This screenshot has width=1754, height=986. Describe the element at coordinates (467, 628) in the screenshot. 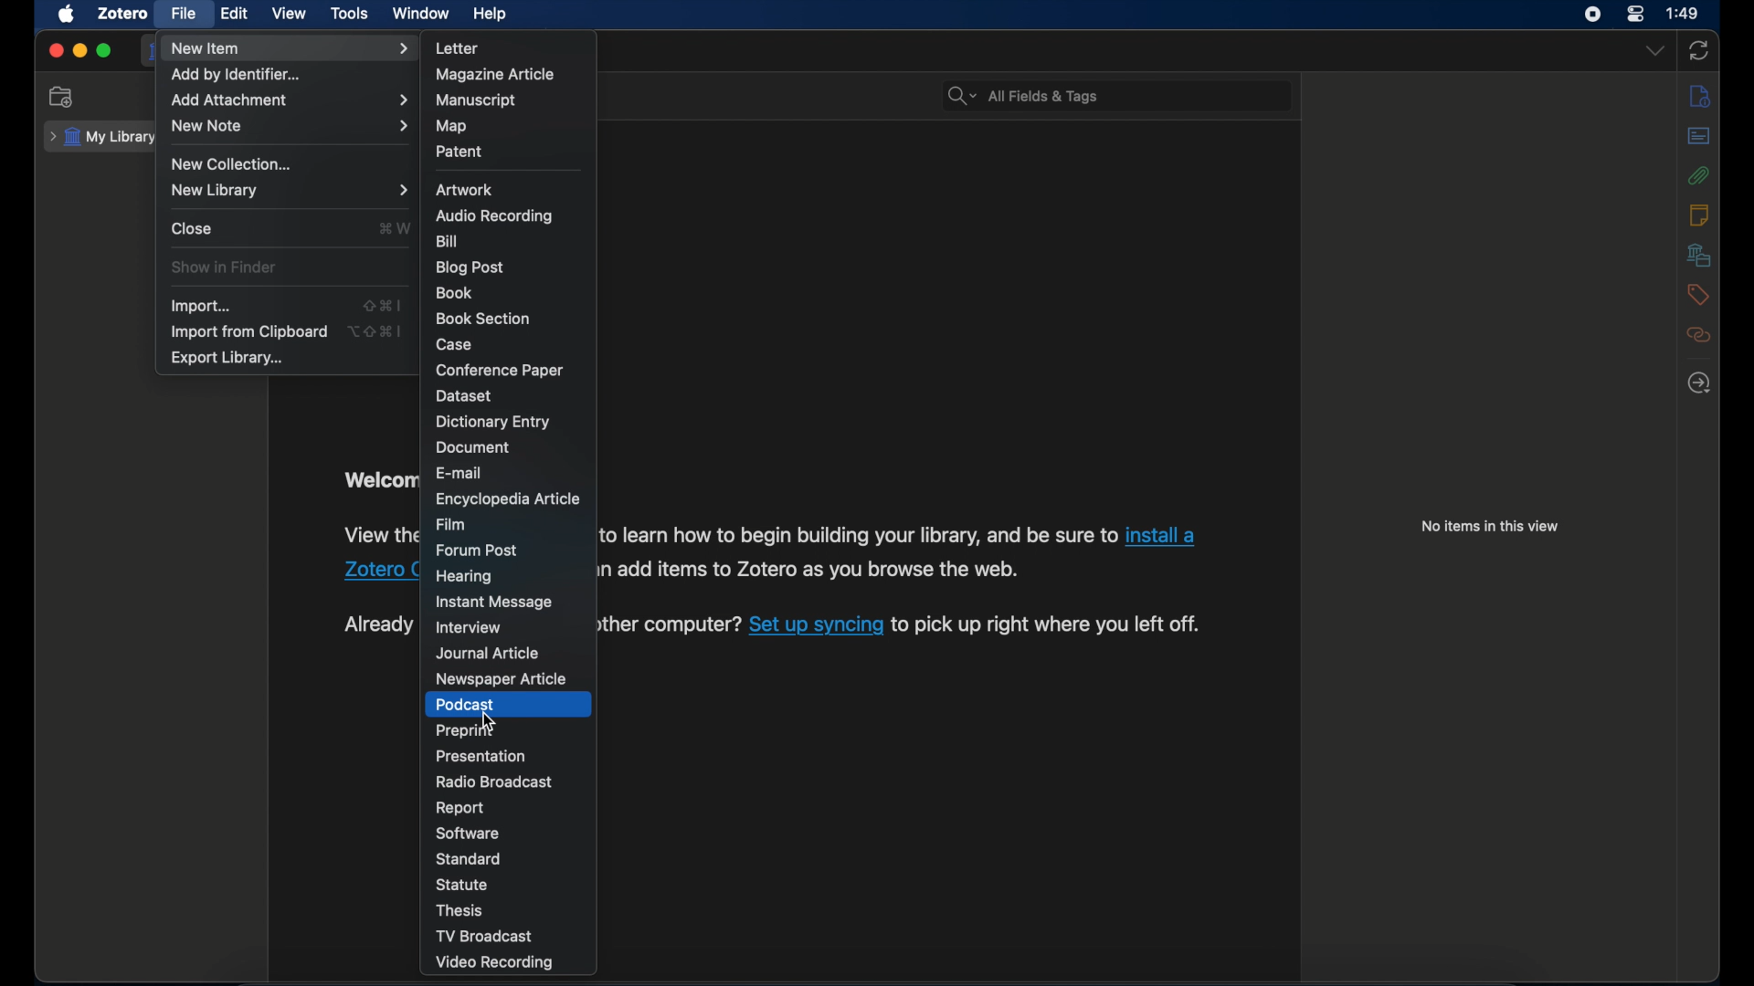

I see `interview` at that location.